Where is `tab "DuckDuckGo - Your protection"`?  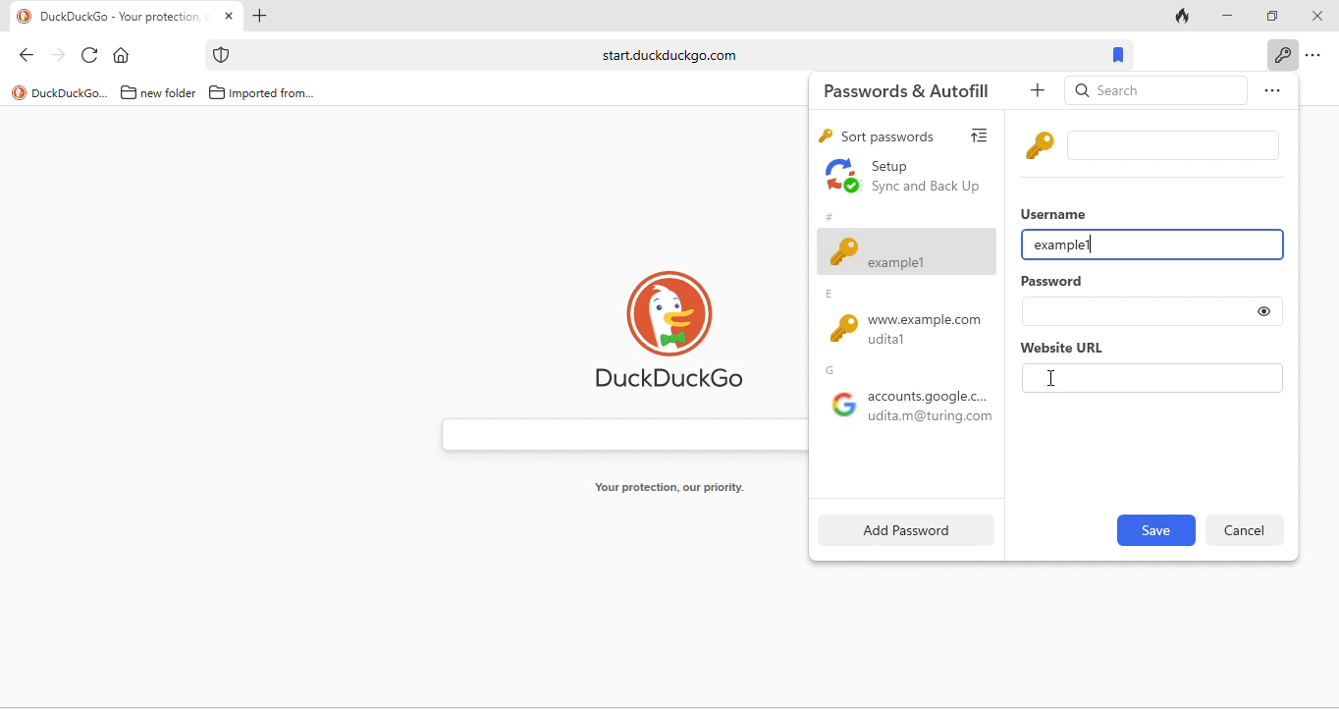
tab "DuckDuckGo - Your protection" is located at coordinates (127, 17).